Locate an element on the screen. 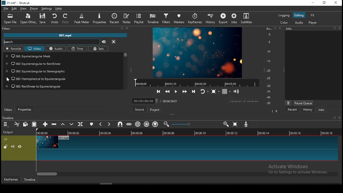 Image resolution: width=343 pixels, height=193 pixels. notes is located at coordinates (126, 18).